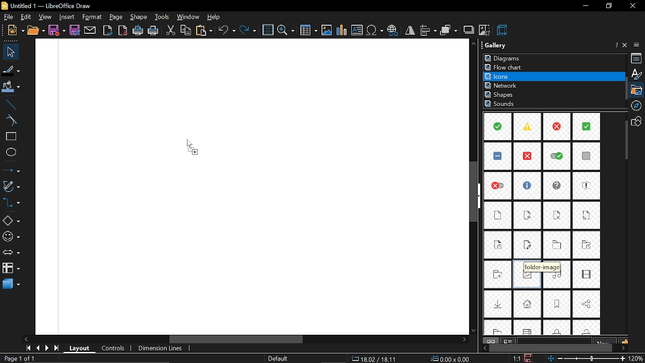 This screenshot has height=363, width=645. What do you see at coordinates (138, 31) in the screenshot?
I see `print directly` at bounding box center [138, 31].